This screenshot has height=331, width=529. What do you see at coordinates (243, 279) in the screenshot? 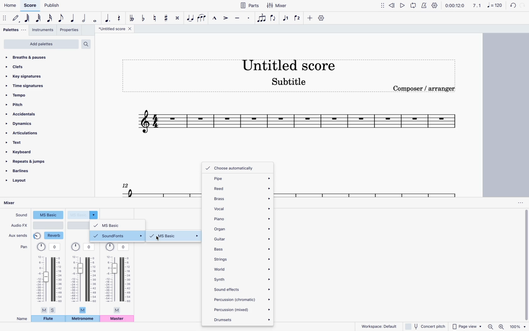
I see `synth` at bounding box center [243, 279].